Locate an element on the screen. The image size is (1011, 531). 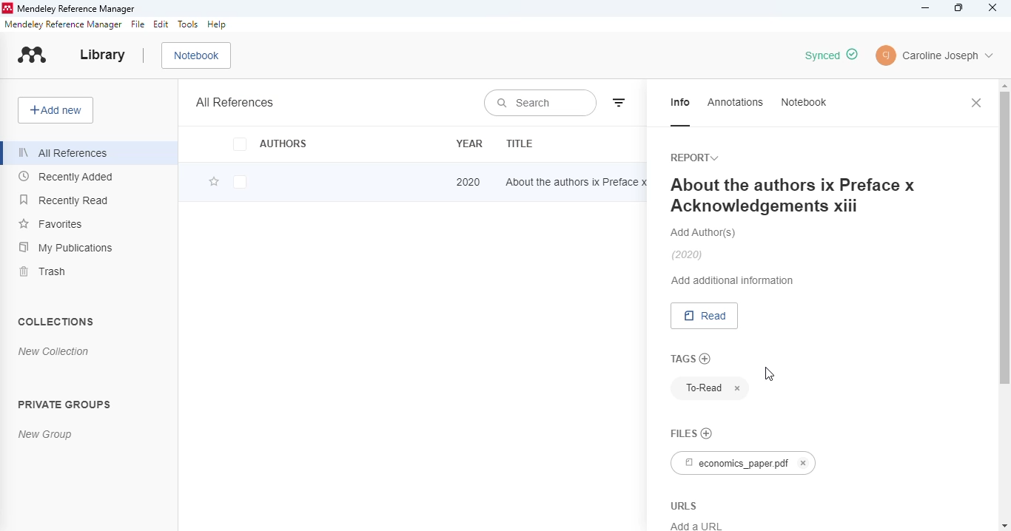
close is located at coordinates (992, 7).